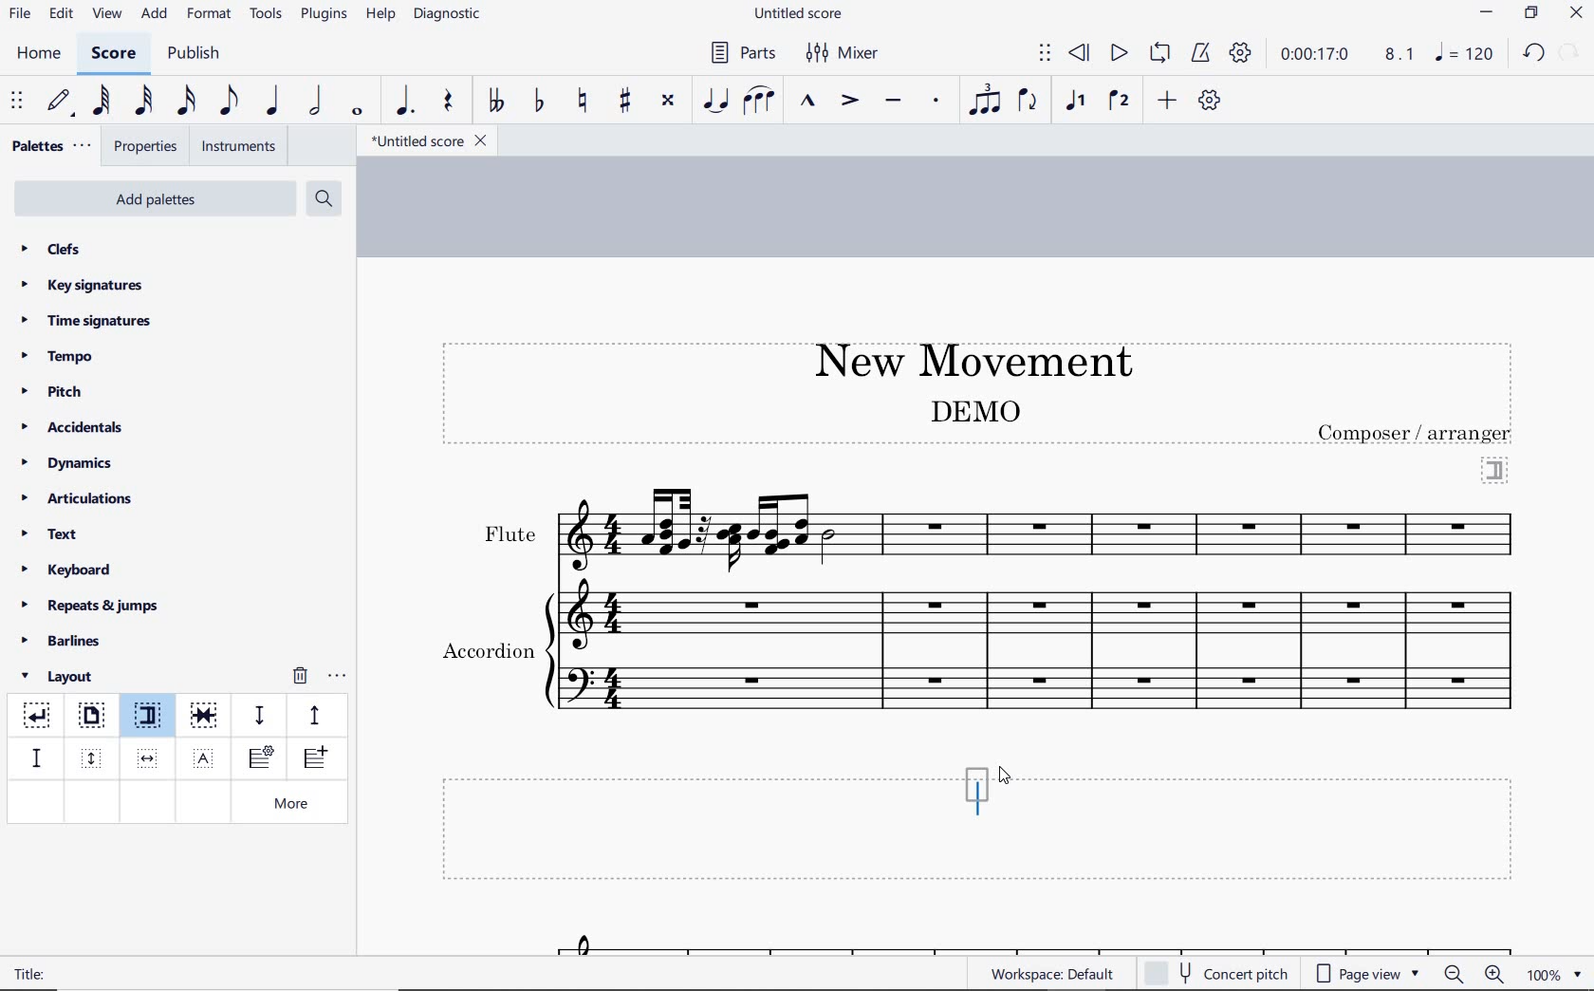  Describe the element at coordinates (1081, 54) in the screenshot. I see `rewind` at that location.